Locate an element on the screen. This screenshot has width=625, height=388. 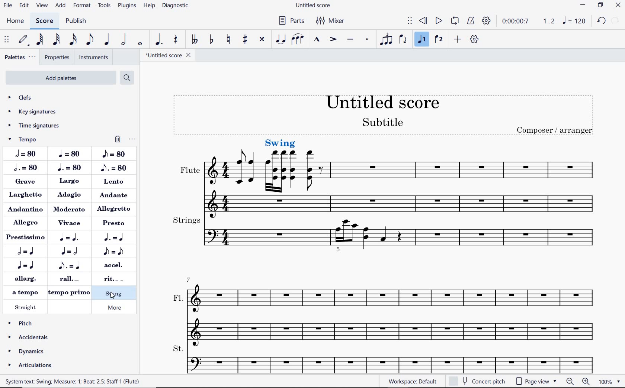
articulations is located at coordinates (29, 365).